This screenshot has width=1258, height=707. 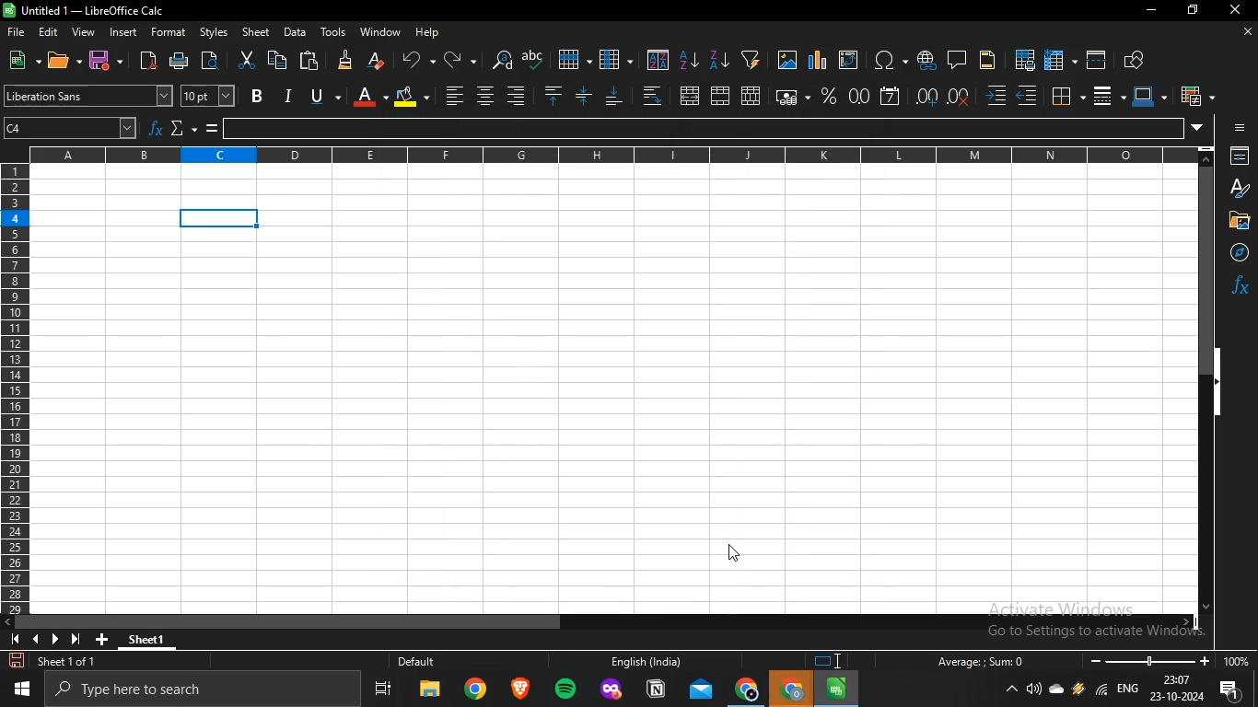 What do you see at coordinates (1097, 59) in the screenshot?
I see `split window` at bounding box center [1097, 59].